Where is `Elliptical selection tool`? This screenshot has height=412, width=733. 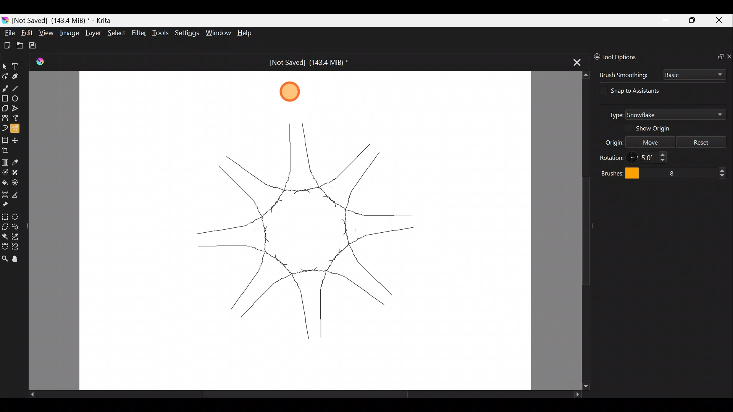
Elliptical selection tool is located at coordinates (18, 215).